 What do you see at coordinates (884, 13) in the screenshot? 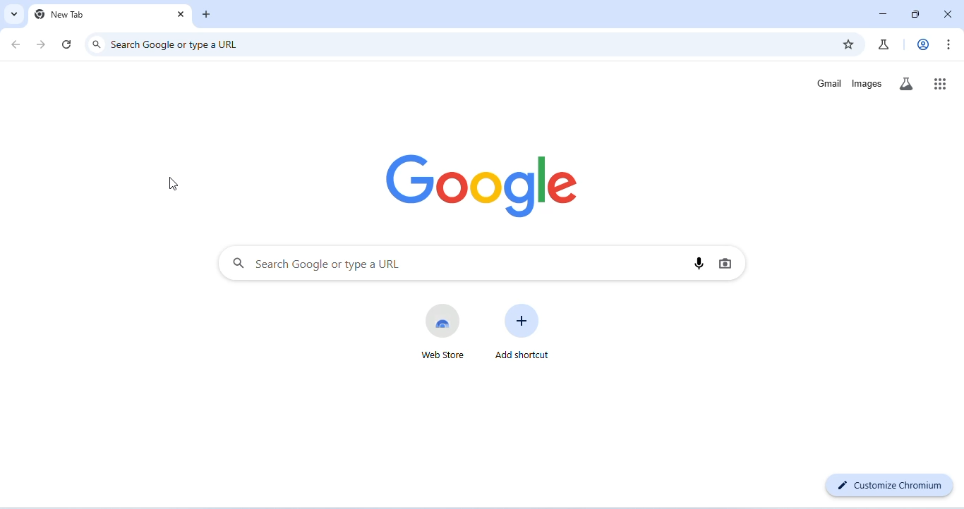
I see `minimize` at bounding box center [884, 13].